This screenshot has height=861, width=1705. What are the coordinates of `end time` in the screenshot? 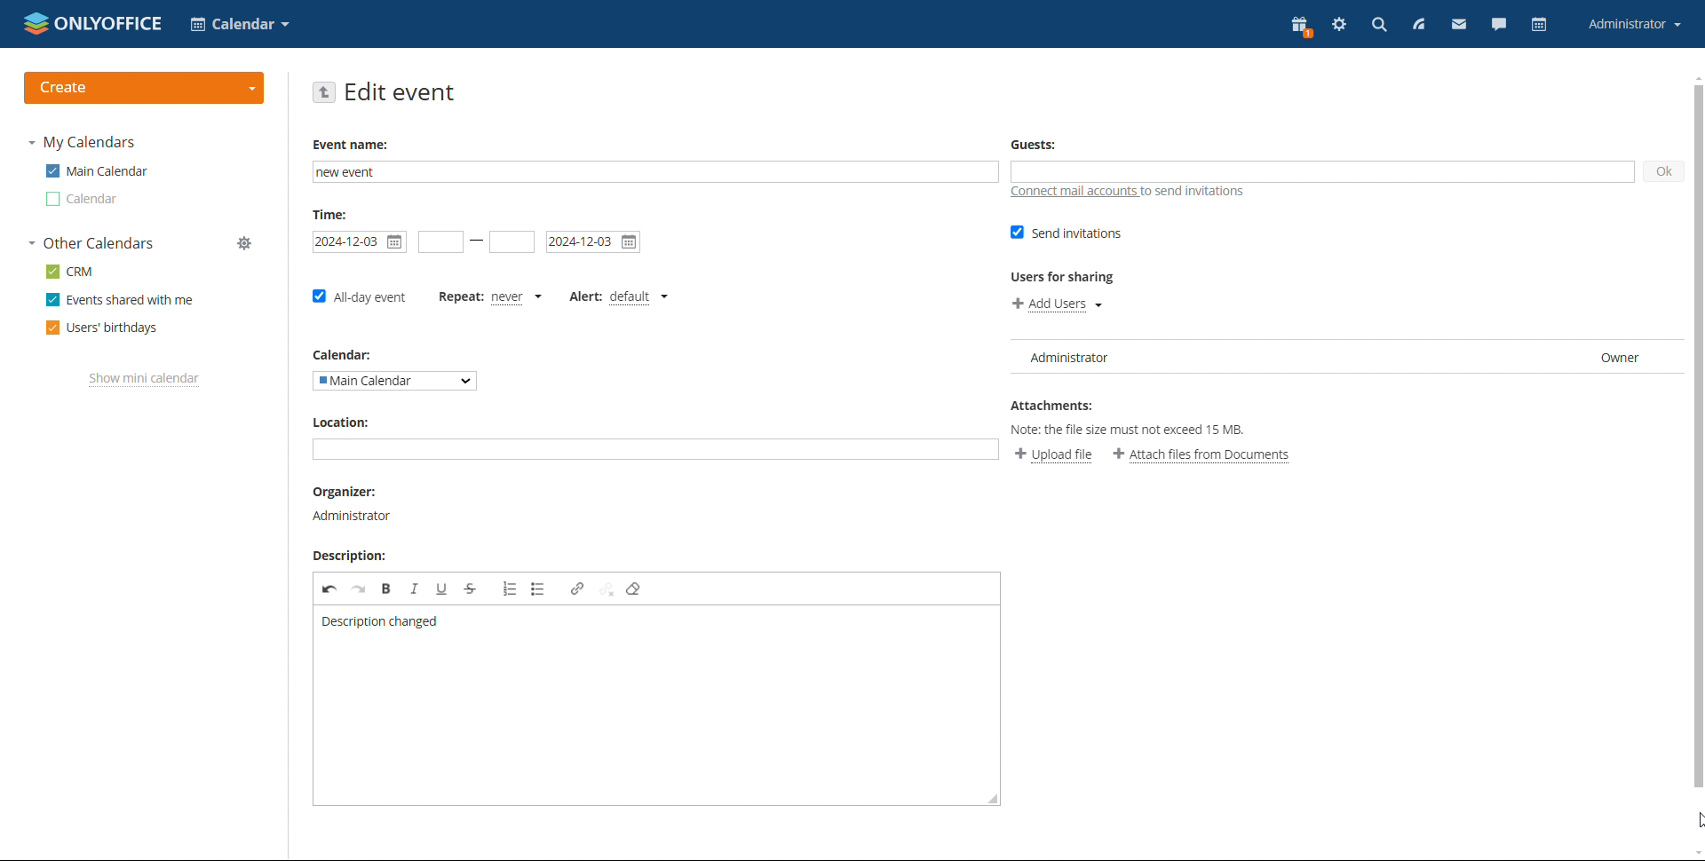 It's located at (511, 243).